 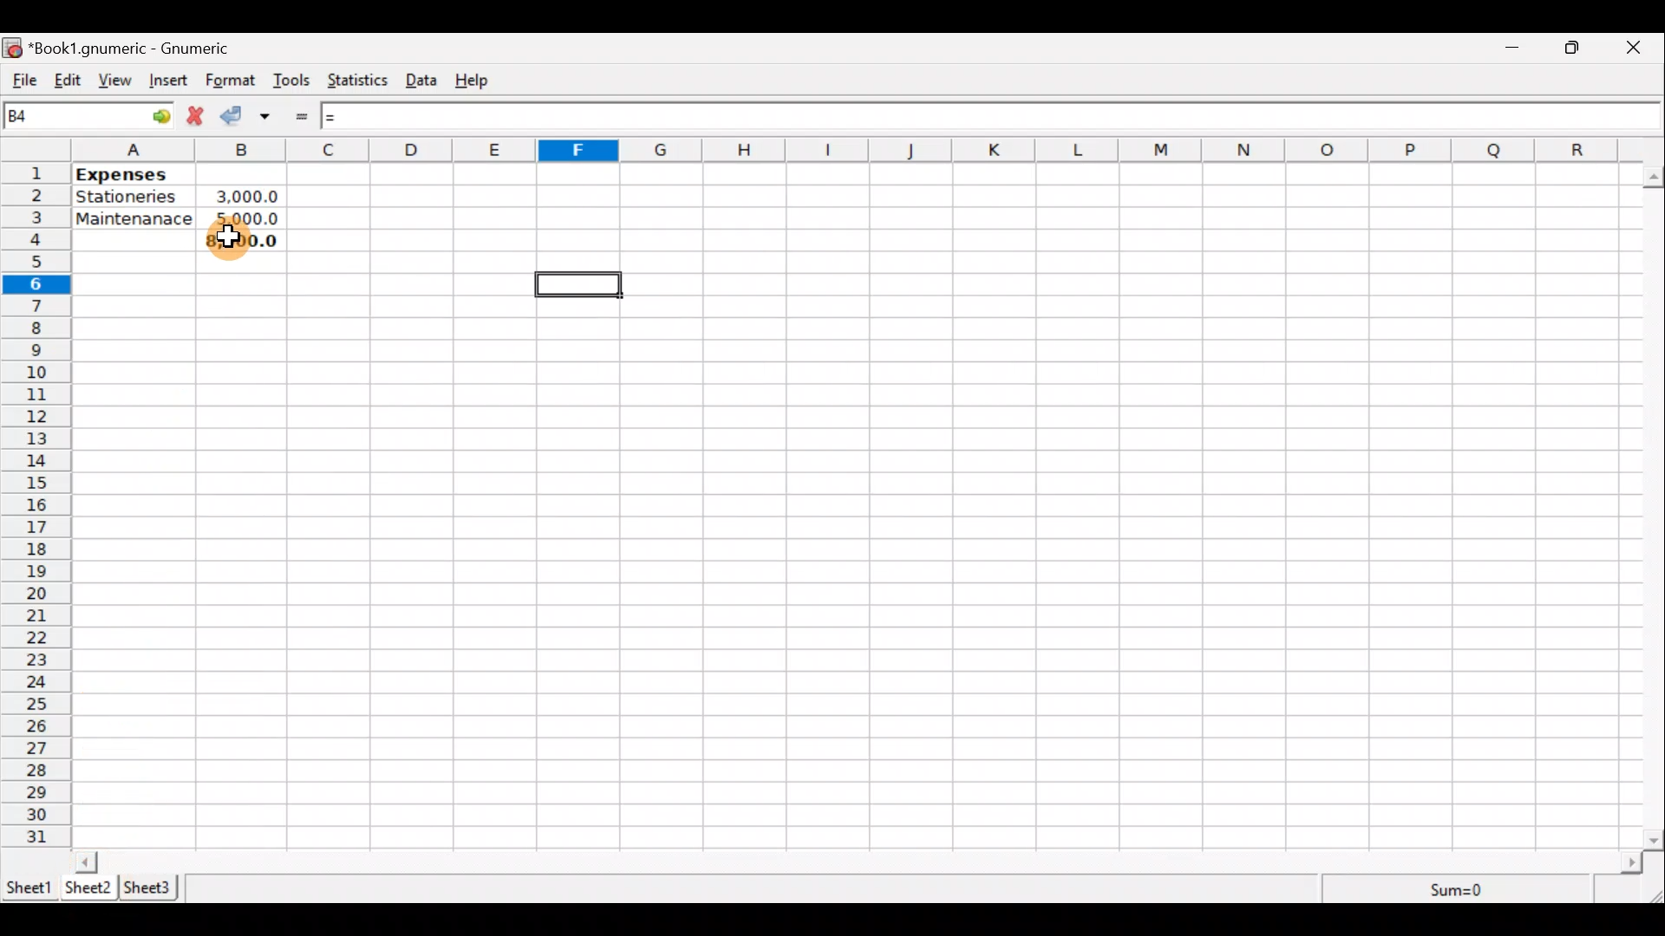 I want to click on Cell name, so click(x=89, y=115).